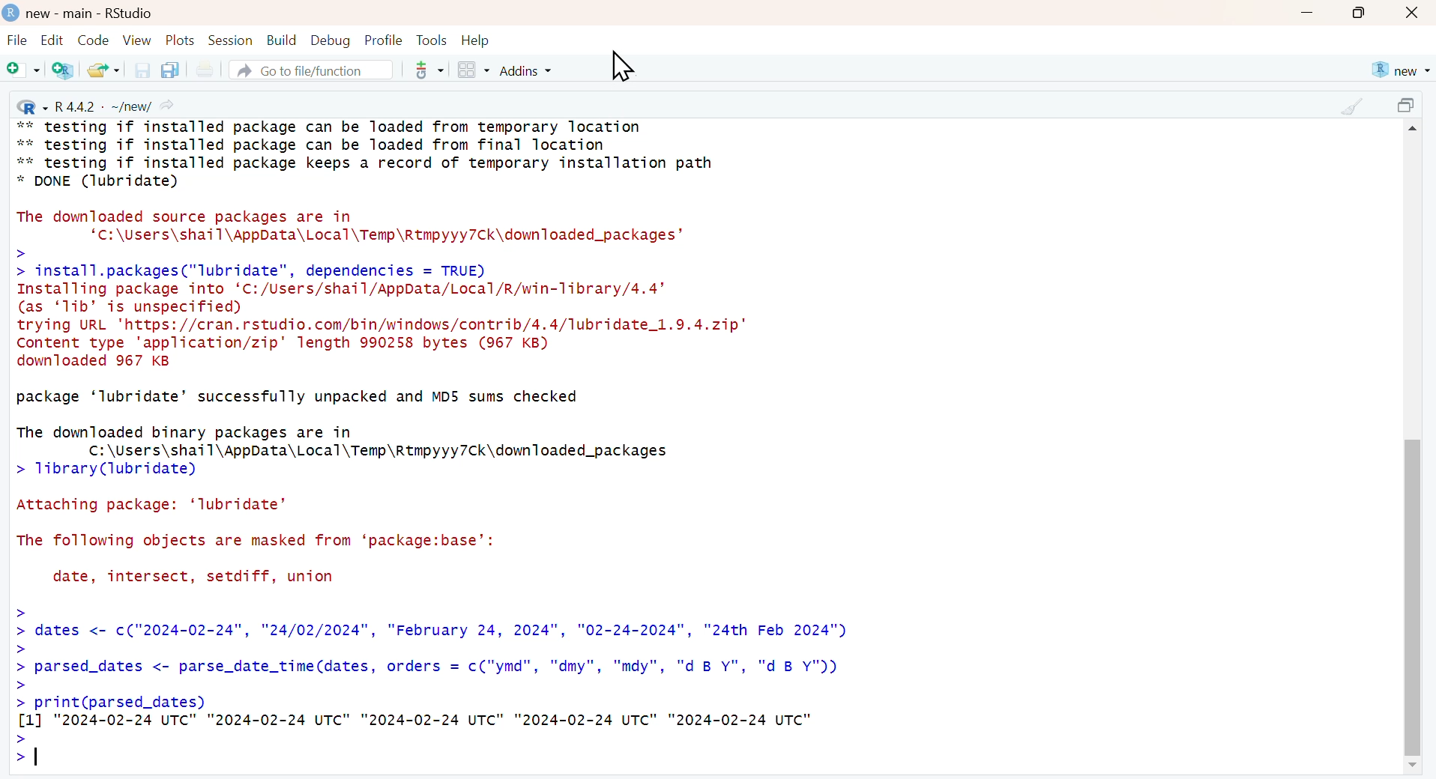 The height and width of the screenshot is (779, 1436). I want to click on Build, so click(281, 40).